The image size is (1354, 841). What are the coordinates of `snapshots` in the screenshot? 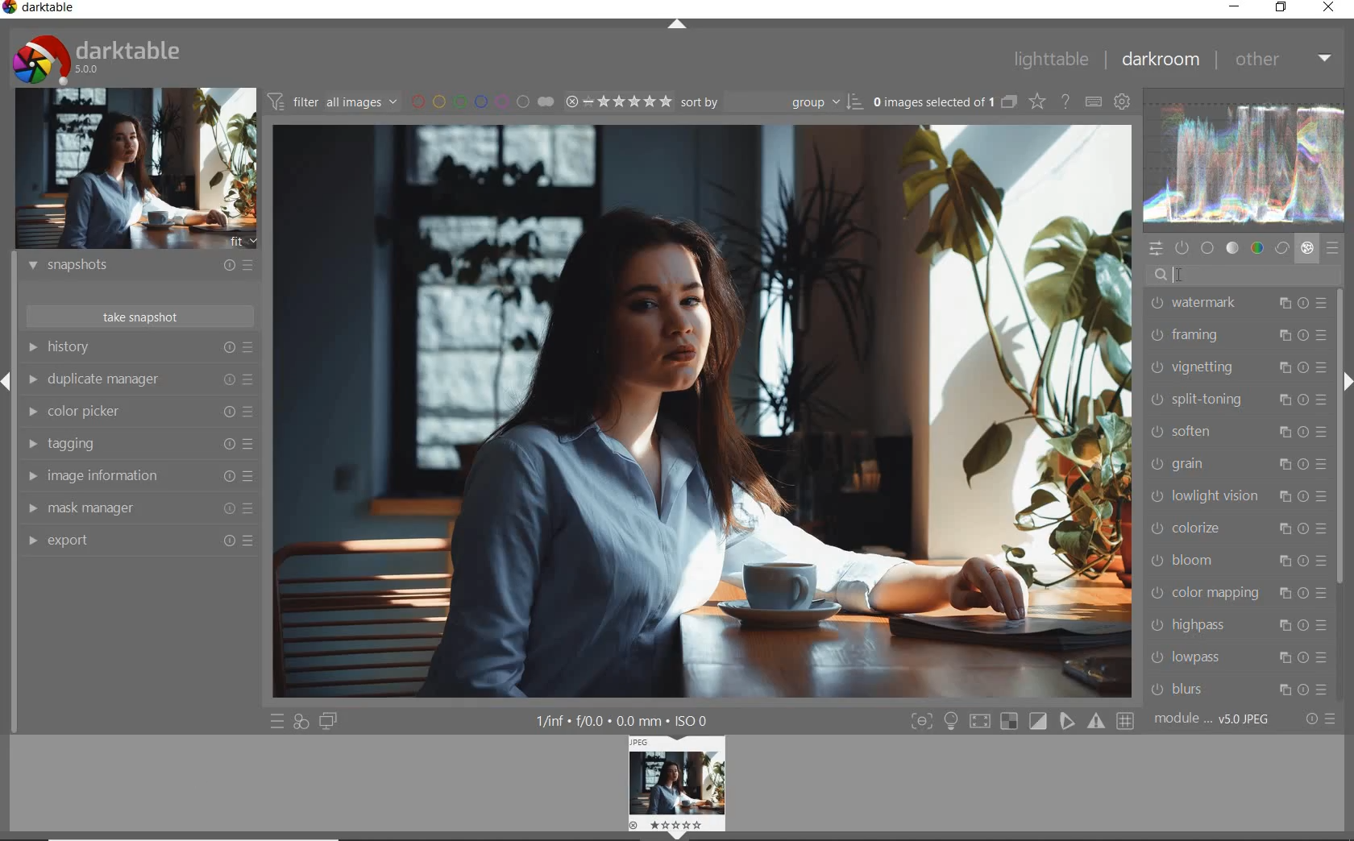 It's located at (143, 266).